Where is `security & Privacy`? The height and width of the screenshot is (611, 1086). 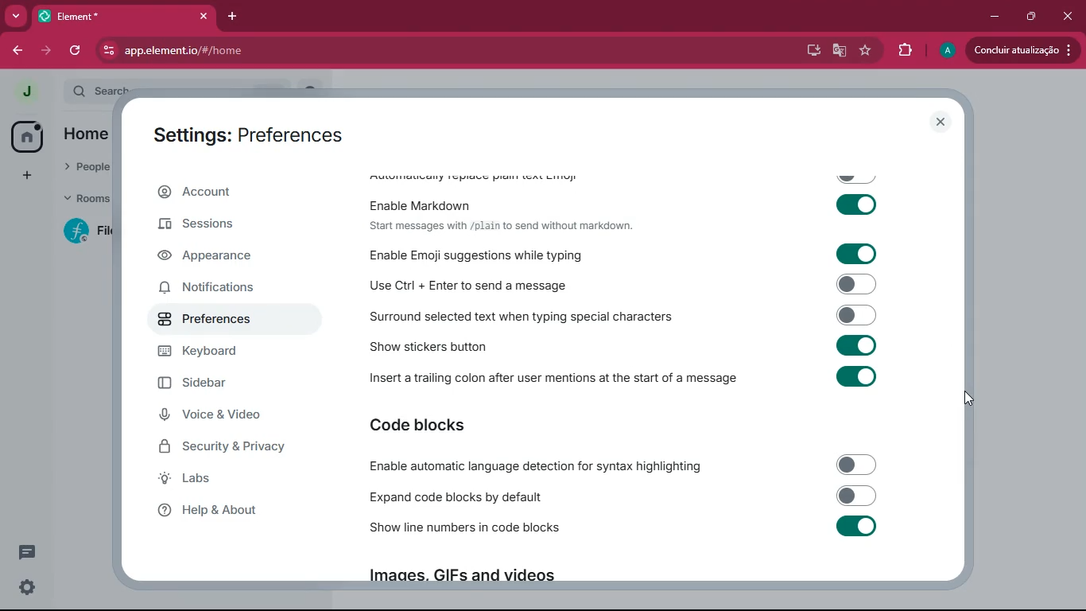
security & Privacy is located at coordinates (230, 448).